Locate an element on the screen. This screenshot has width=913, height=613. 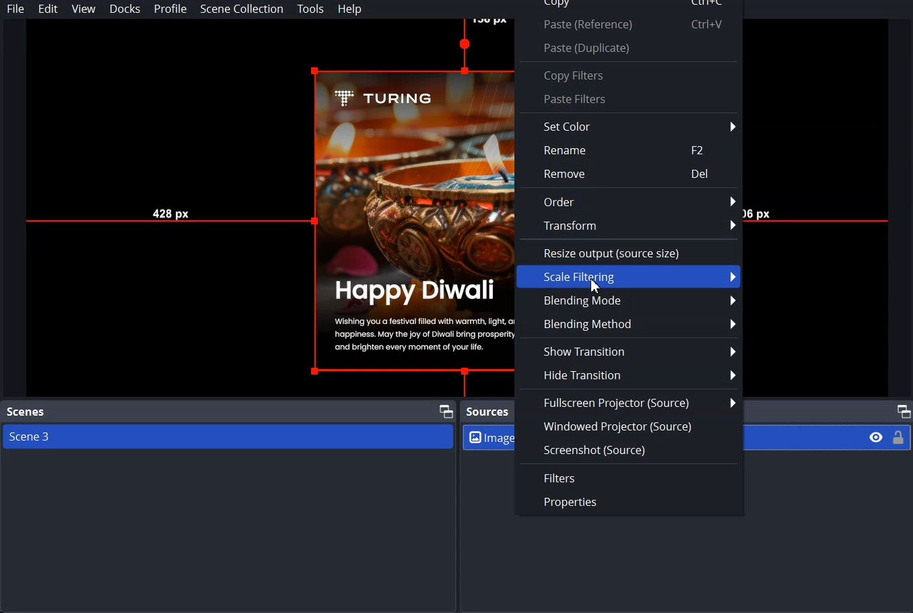
Help is located at coordinates (350, 9).